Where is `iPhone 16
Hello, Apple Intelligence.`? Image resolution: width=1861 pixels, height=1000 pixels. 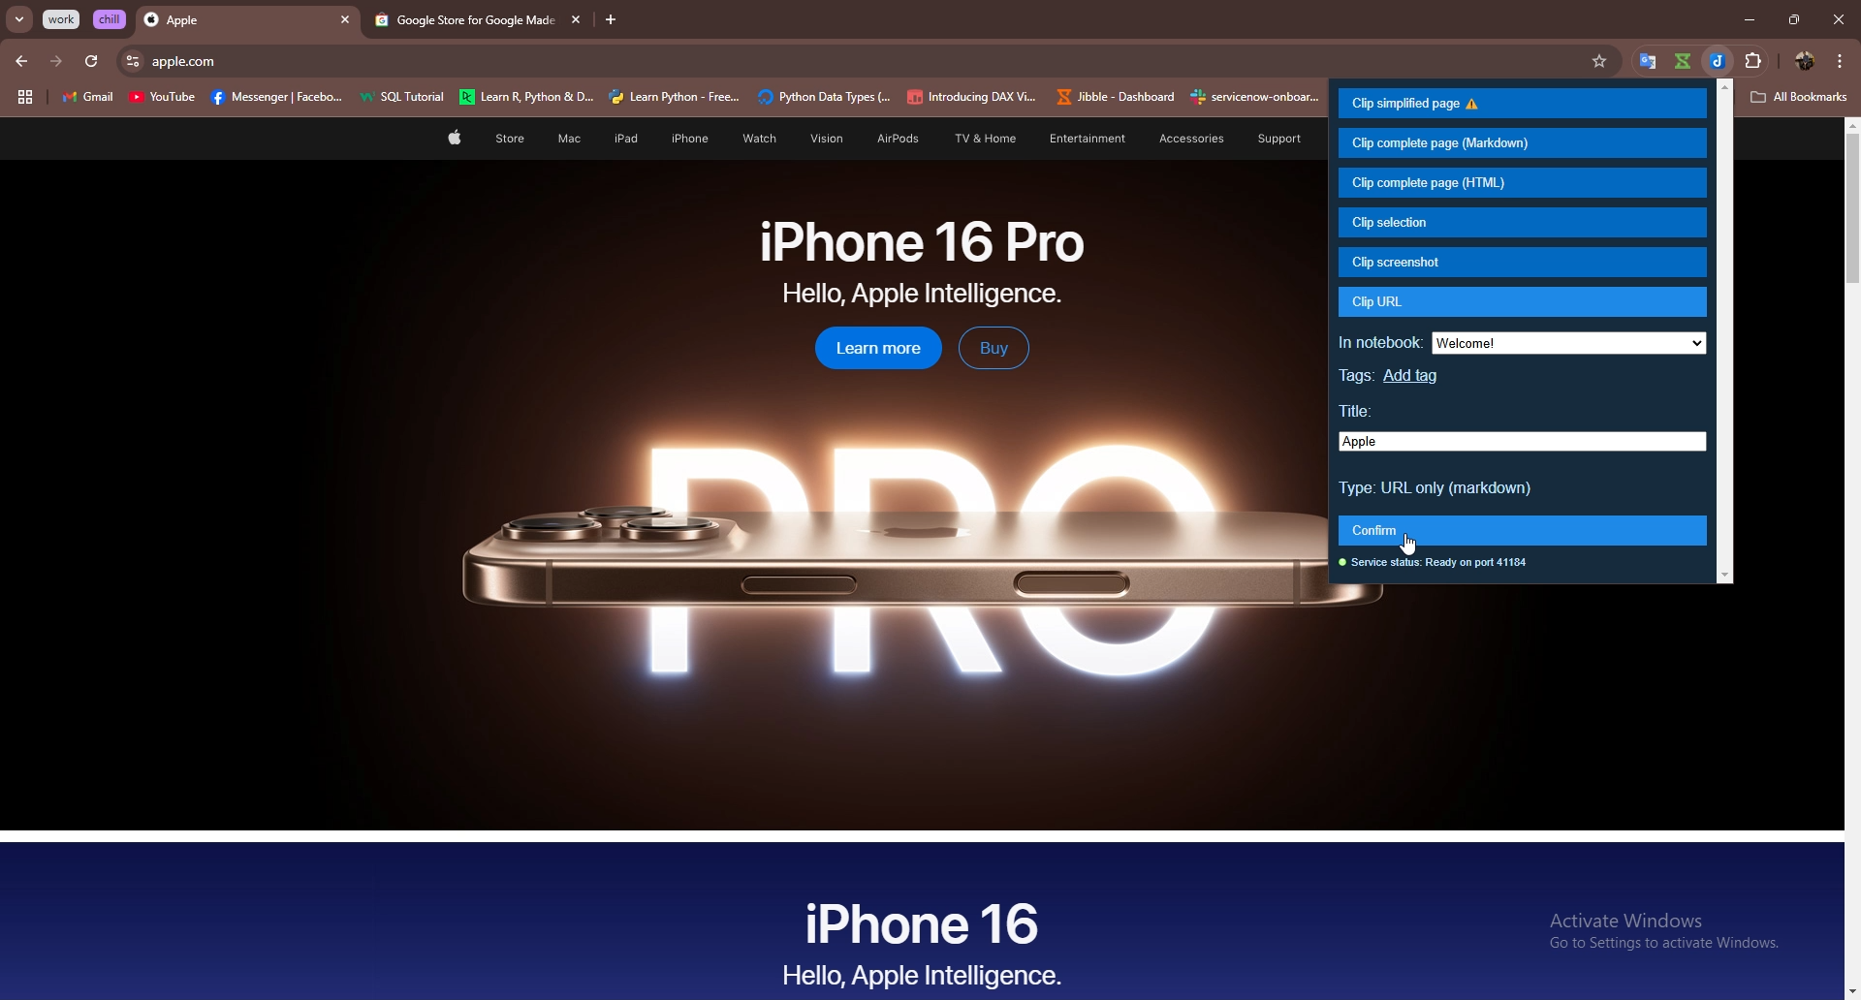
iPhone 16
Hello, Apple Intelligence. is located at coordinates (924, 941).